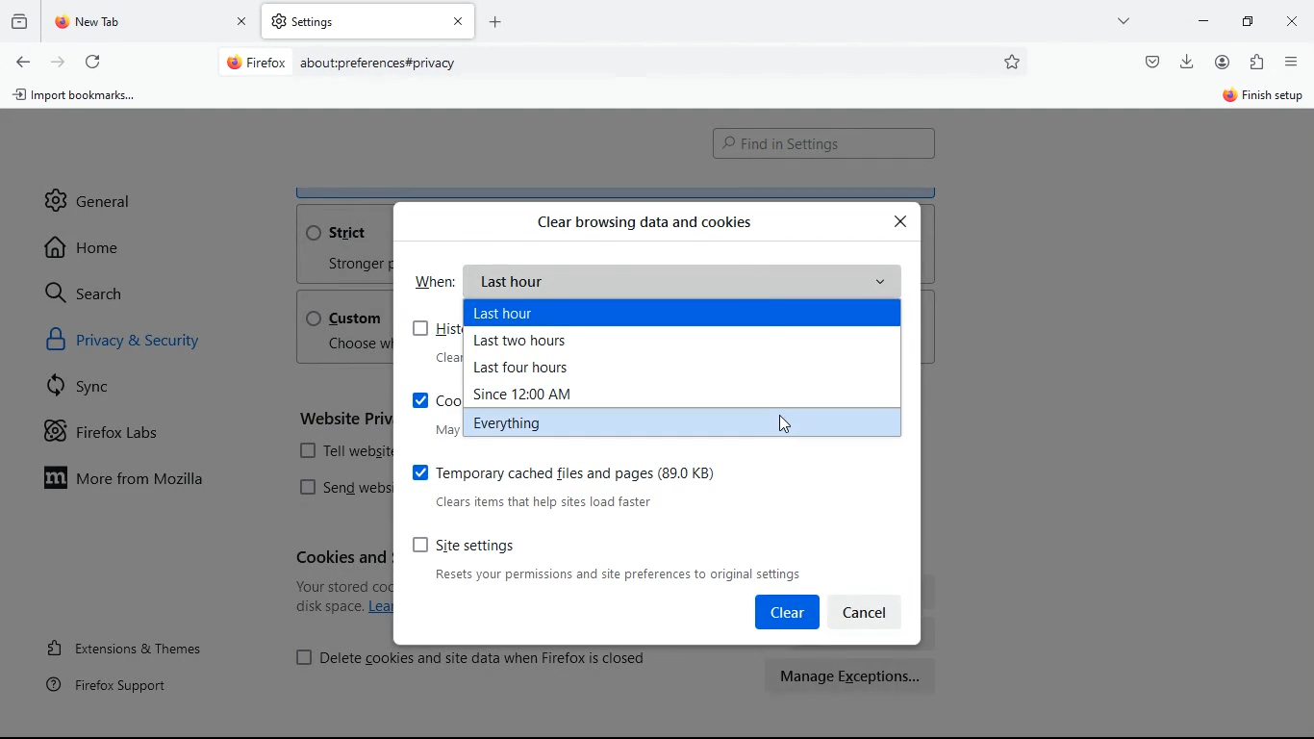  What do you see at coordinates (787, 423) in the screenshot?
I see `Cursor` at bounding box center [787, 423].